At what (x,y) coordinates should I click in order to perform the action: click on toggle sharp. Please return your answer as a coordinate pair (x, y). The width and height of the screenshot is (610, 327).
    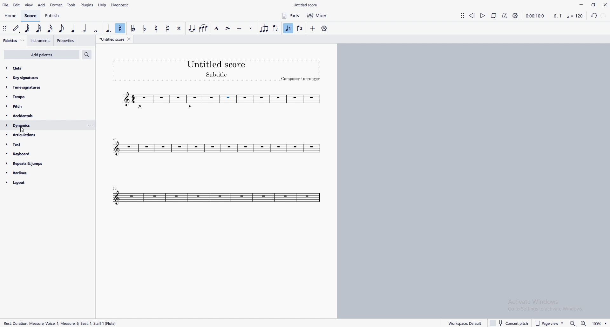
    Looking at the image, I should click on (167, 28).